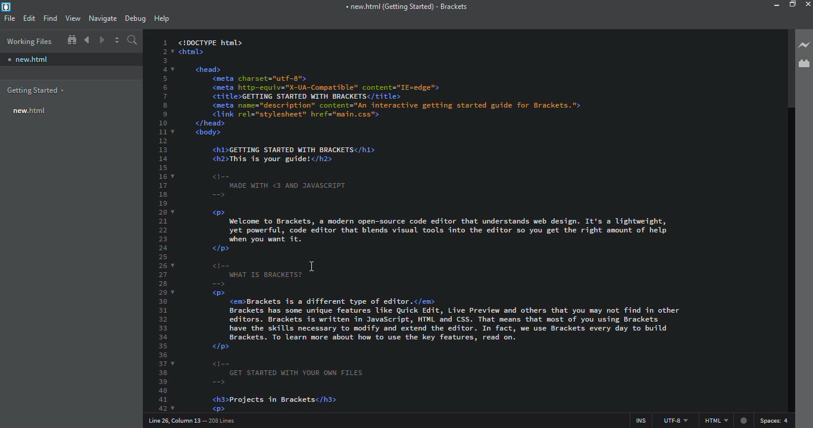 The height and width of the screenshot is (428, 813). I want to click on extension manager, so click(802, 62).